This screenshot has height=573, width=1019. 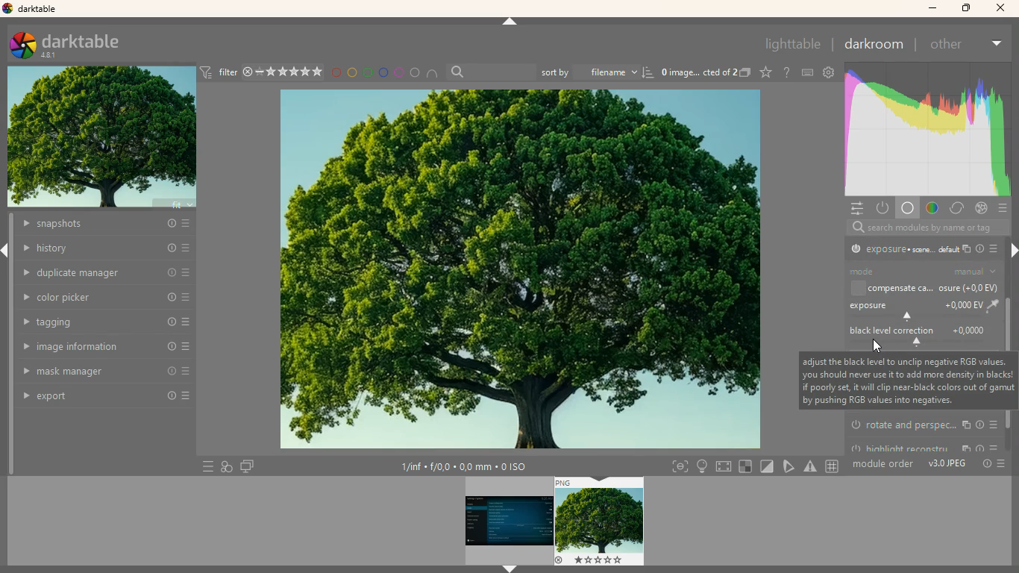 I want to click on module order, so click(x=883, y=466).